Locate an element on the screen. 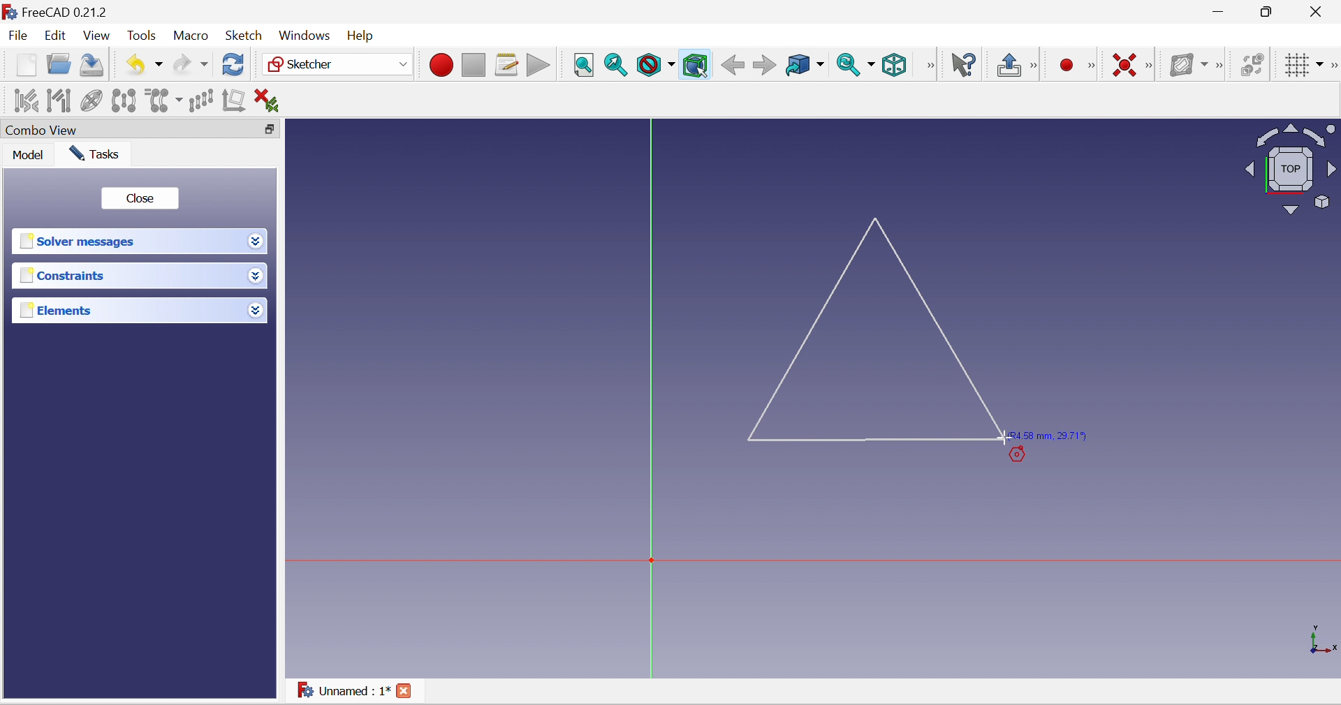 This screenshot has height=705, width=1341. New is located at coordinates (26, 65).